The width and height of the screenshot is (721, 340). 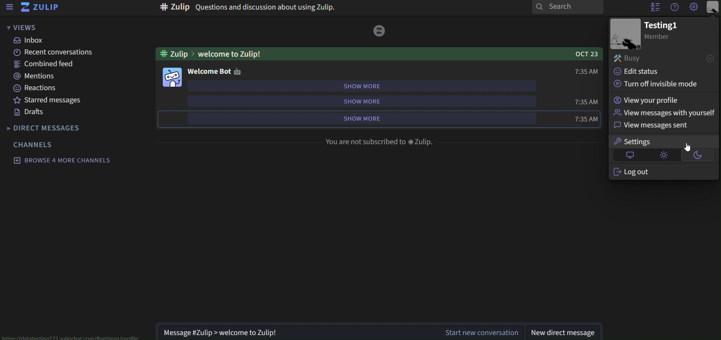 What do you see at coordinates (648, 141) in the screenshot?
I see `settings` at bounding box center [648, 141].